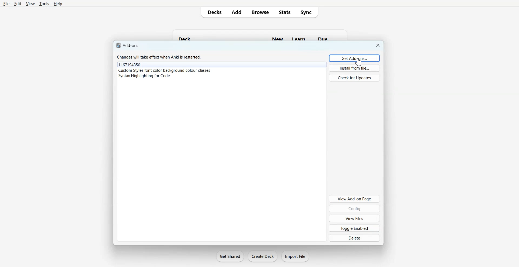  Describe the element at coordinates (354, 198) in the screenshot. I see `View Add-on Page` at that location.